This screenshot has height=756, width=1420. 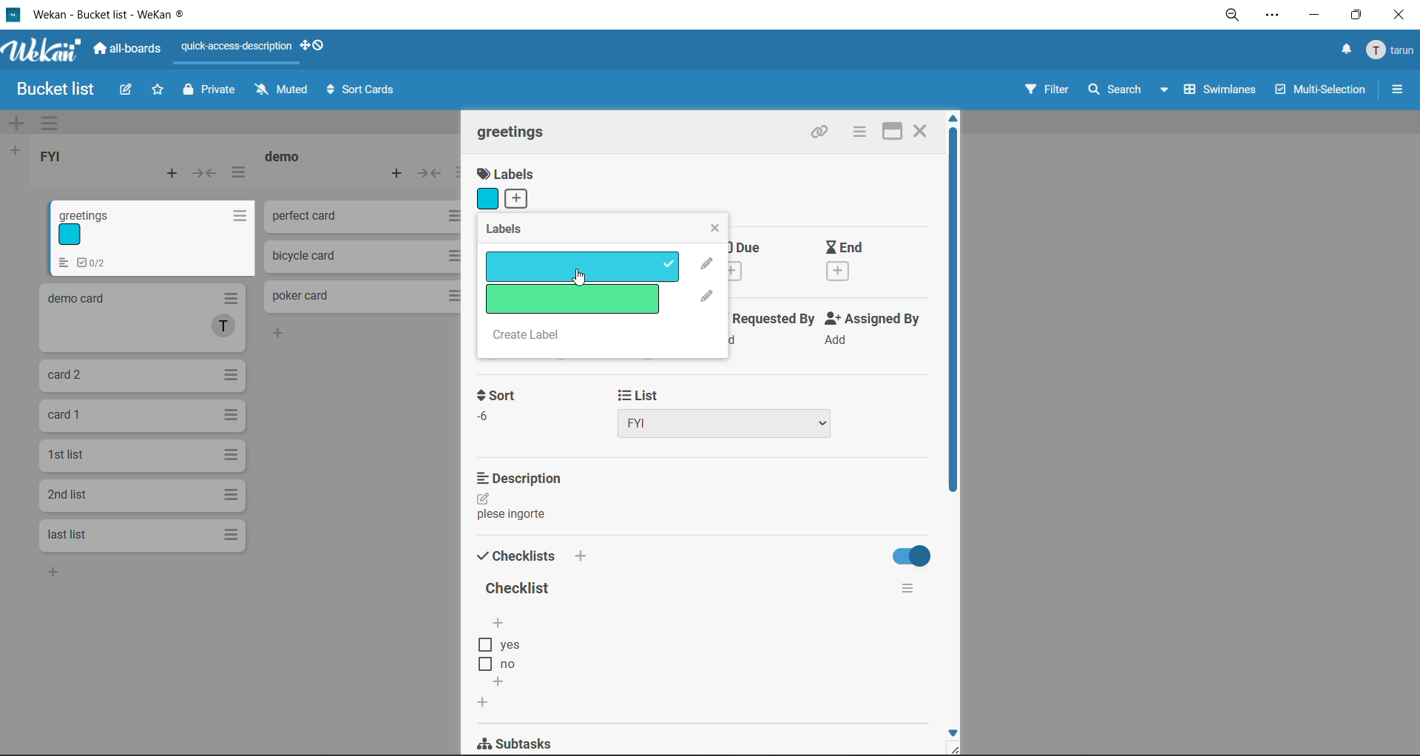 I want to click on quick access description, so click(x=236, y=53).